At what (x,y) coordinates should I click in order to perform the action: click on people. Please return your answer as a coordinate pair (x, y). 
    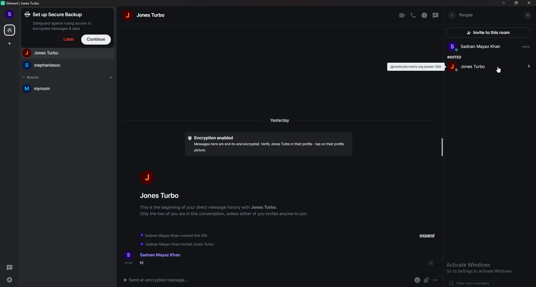
    Looking at the image, I should click on (470, 66).